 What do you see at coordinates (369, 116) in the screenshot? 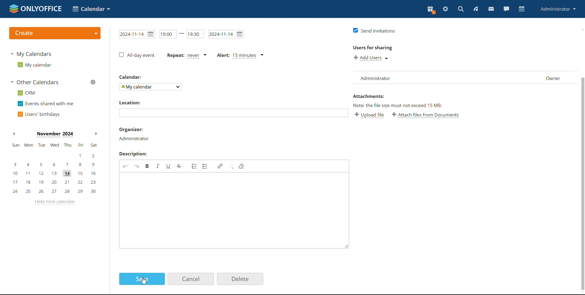
I see `upload file` at bounding box center [369, 116].